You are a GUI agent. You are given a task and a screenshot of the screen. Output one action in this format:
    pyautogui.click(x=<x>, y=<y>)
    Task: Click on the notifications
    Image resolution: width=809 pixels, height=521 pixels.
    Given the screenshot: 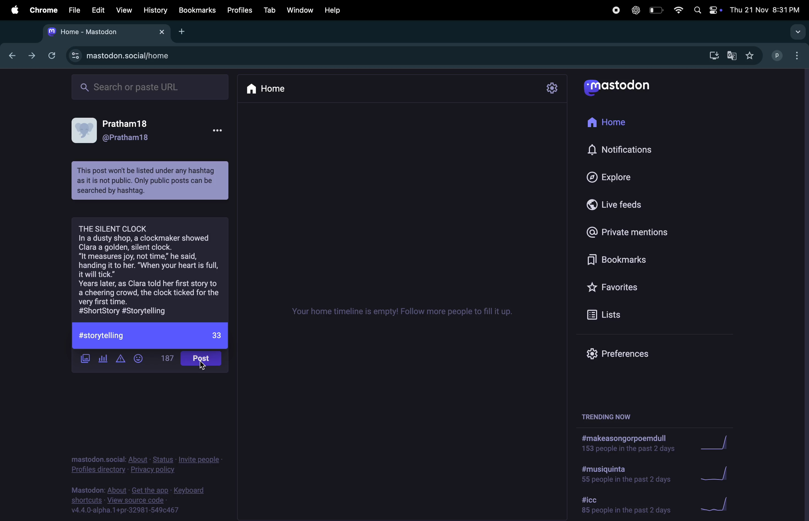 What is the action you would take?
    pyautogui.click(x=623, y=149)
    